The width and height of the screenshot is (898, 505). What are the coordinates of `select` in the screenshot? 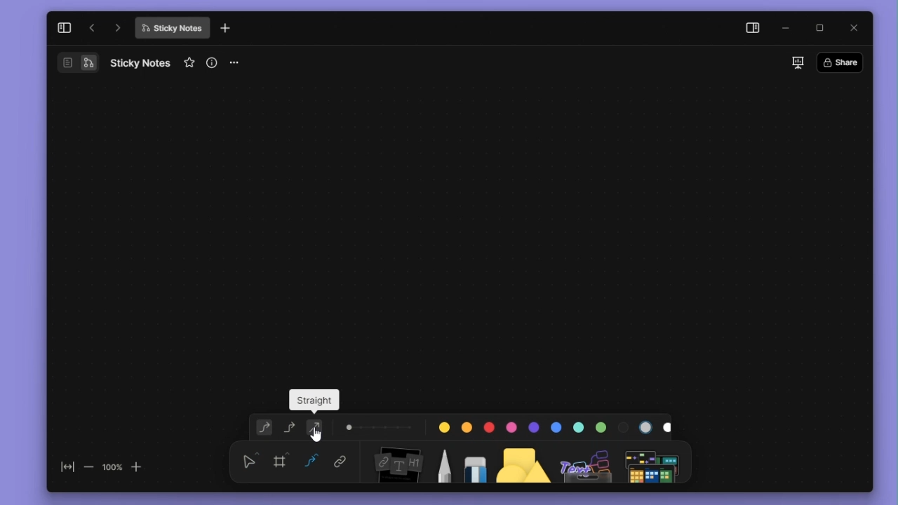 It's located at (250, 460).